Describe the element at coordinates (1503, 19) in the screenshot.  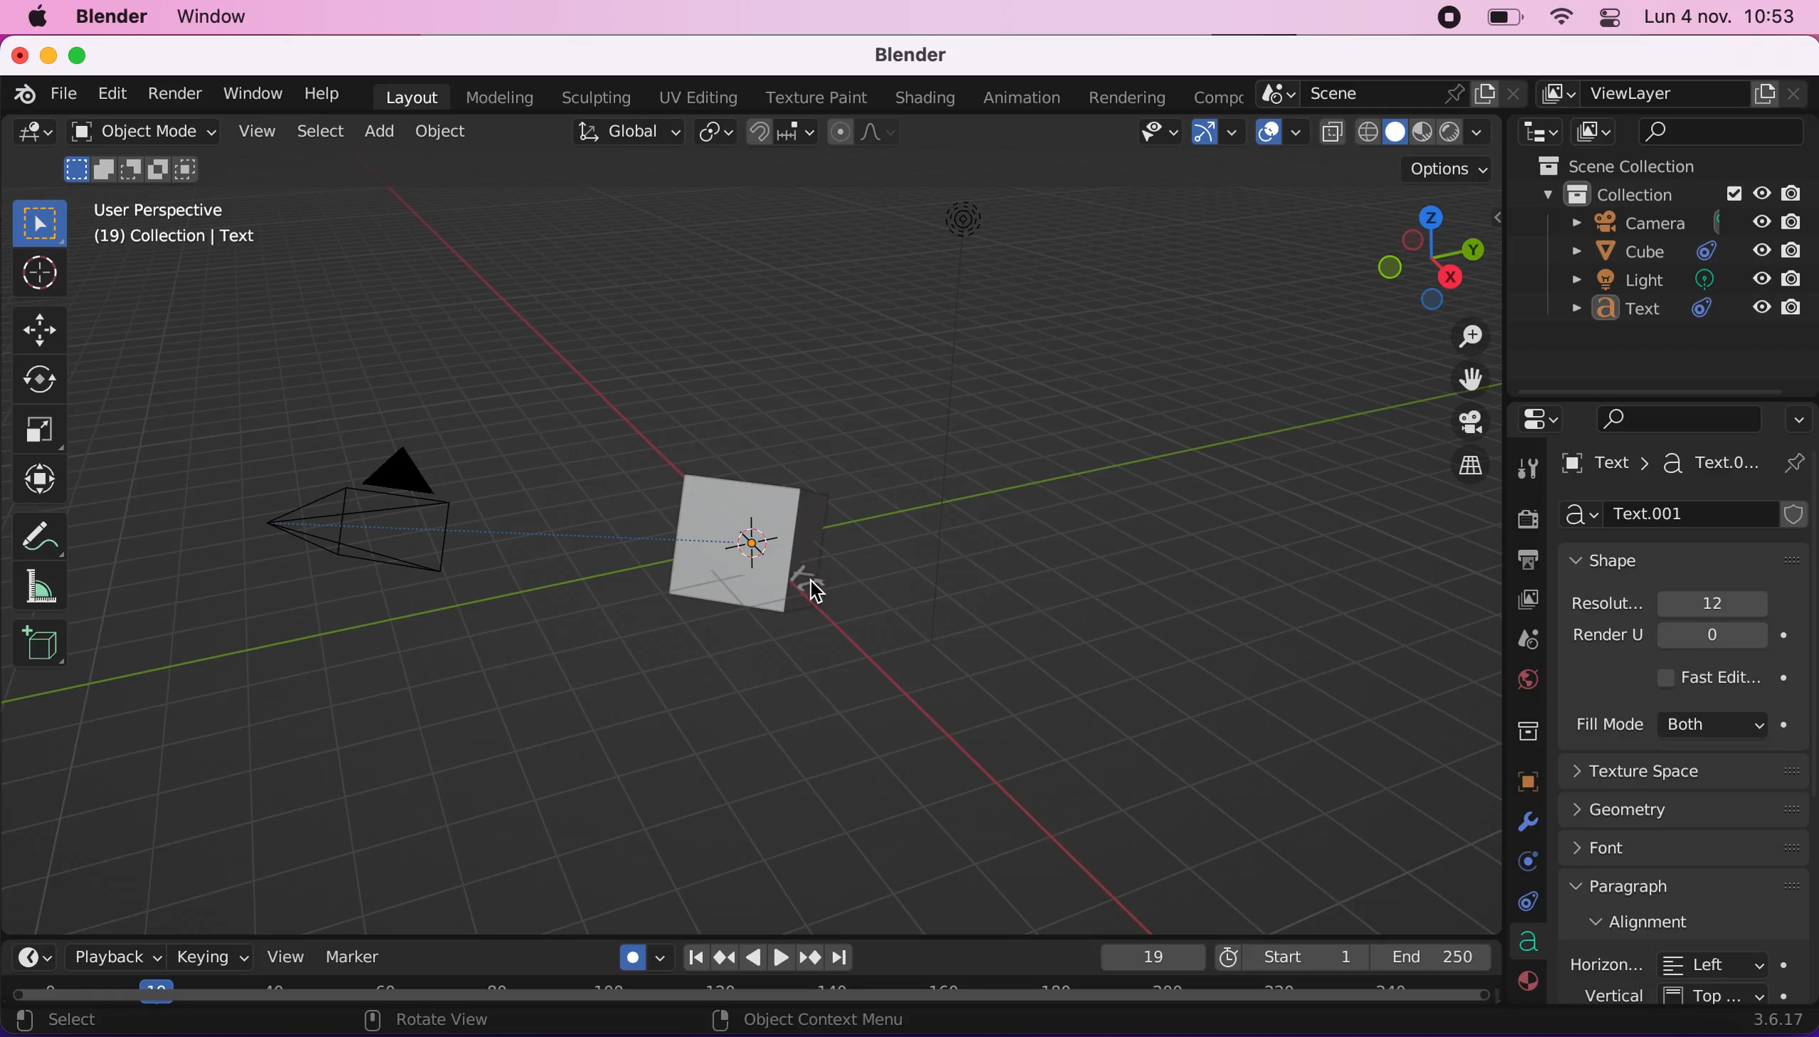
I see `battery` at that location.